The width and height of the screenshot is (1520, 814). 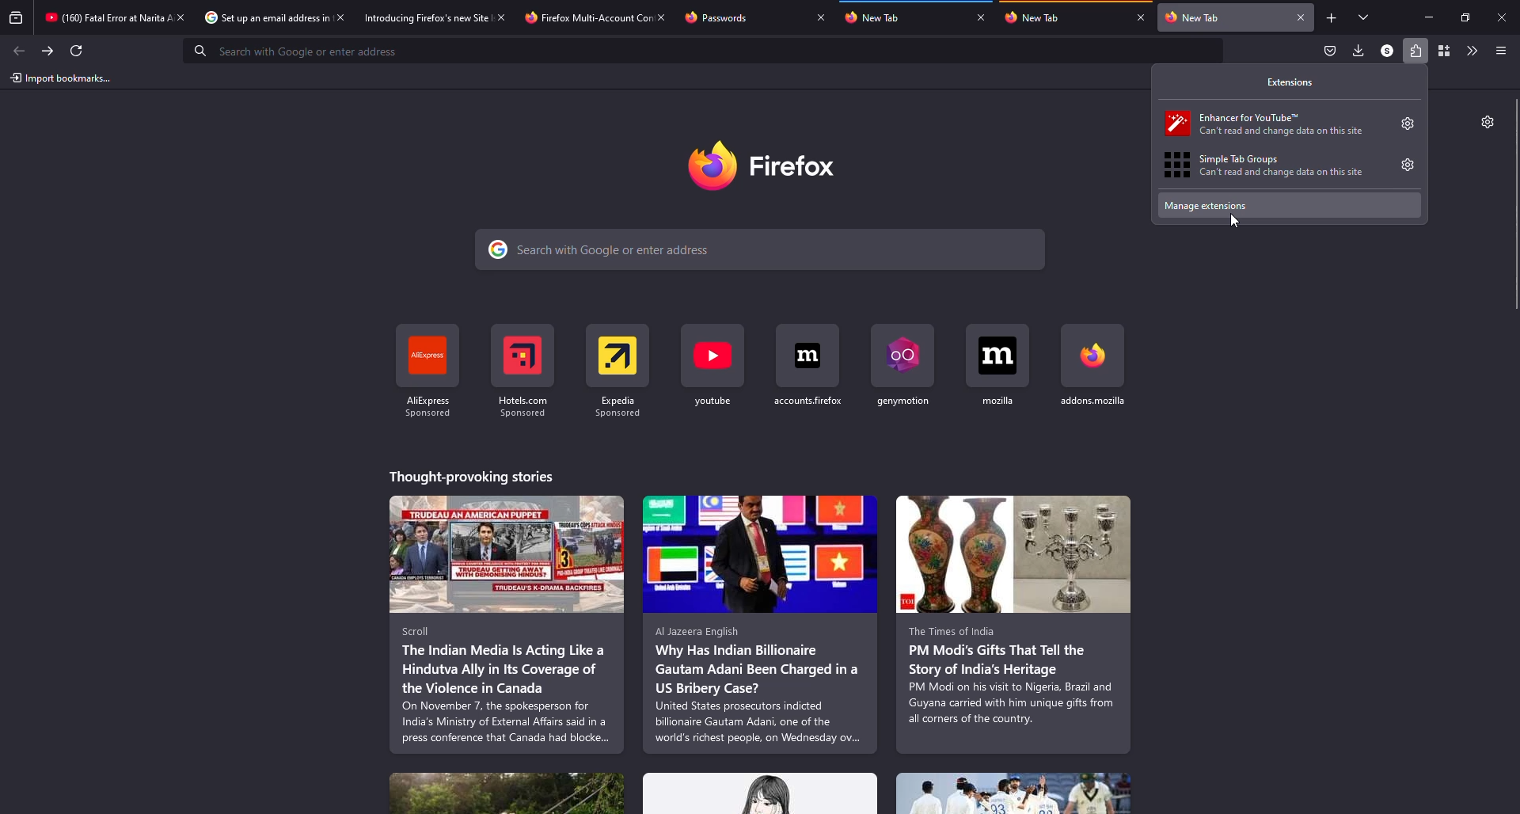 I want to click on search, so click(x=756, y=249).